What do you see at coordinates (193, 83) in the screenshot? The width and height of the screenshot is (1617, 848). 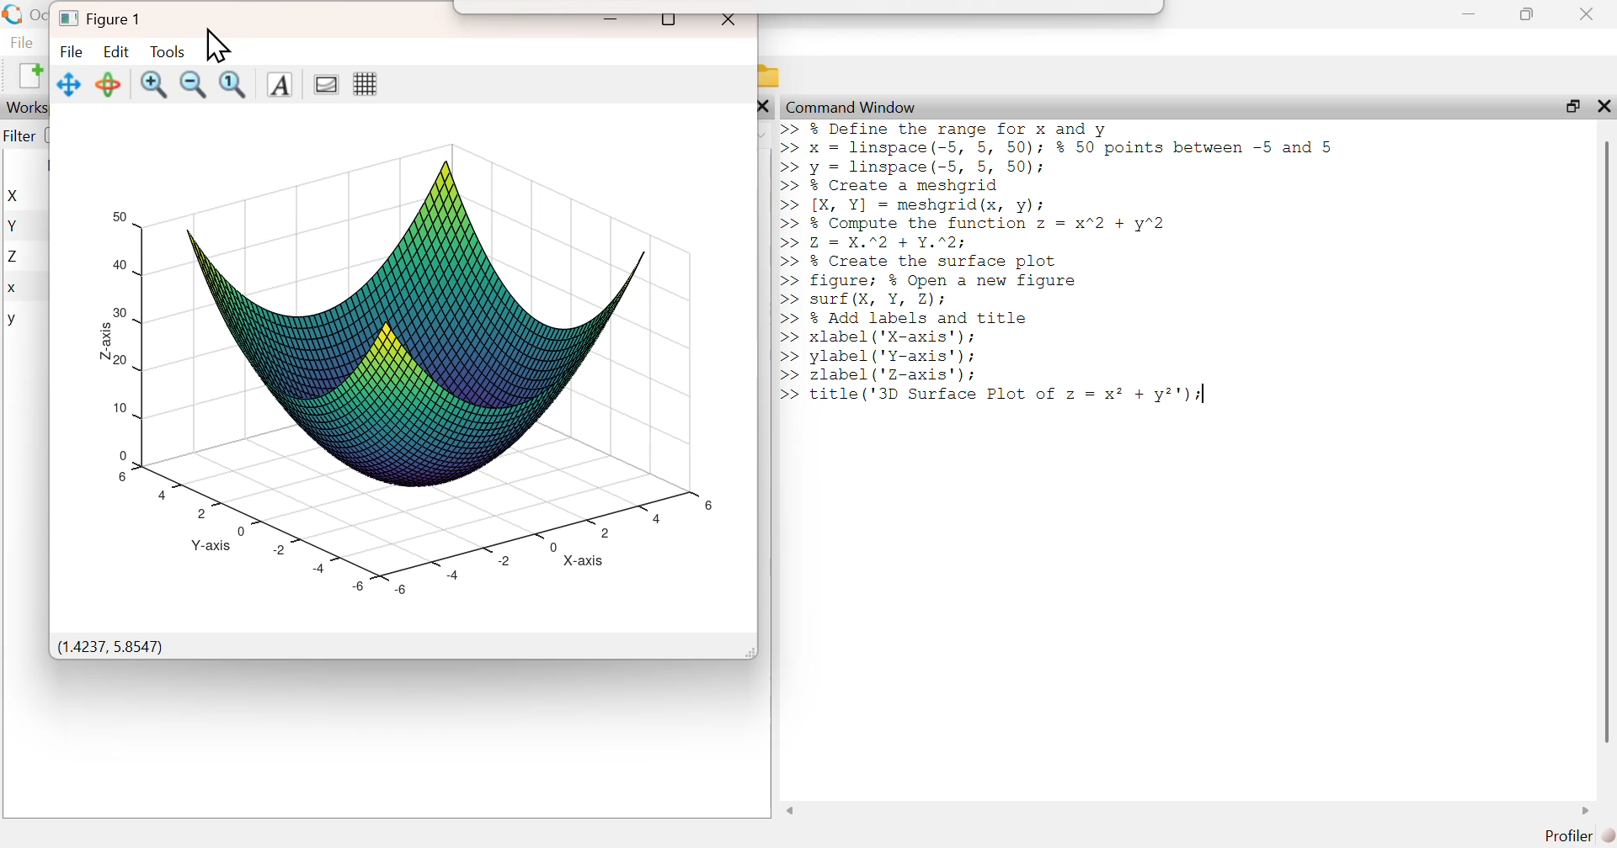 I see `zoom out` at bounding box center [193, 83].